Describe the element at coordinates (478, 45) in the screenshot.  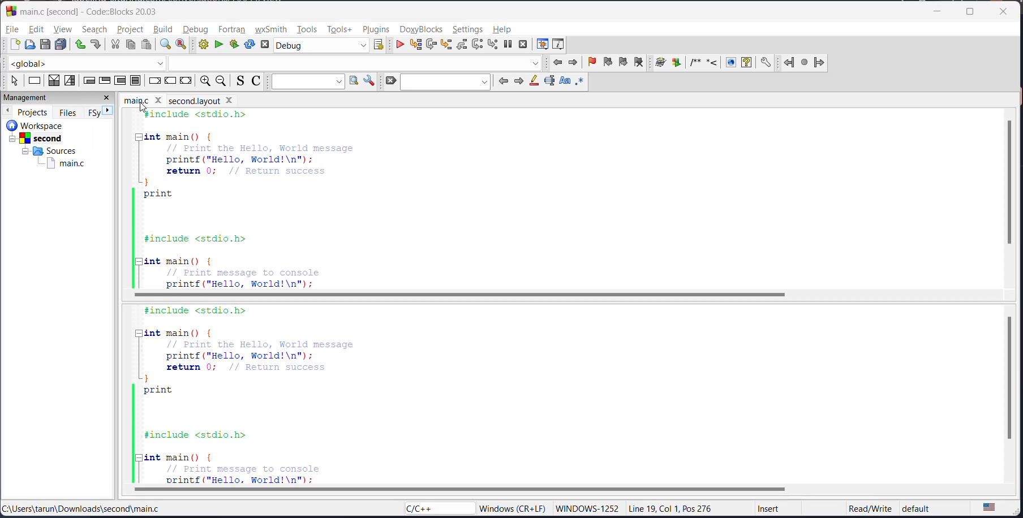
I see `next instruction` at that location.